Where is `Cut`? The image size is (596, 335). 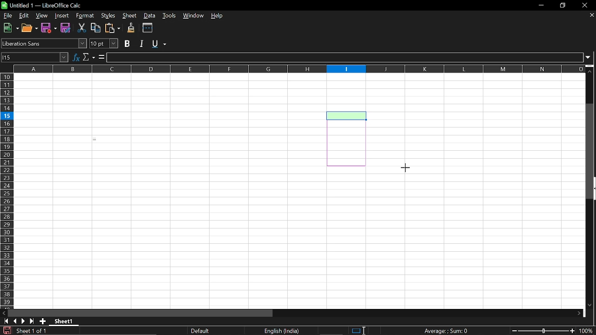
Cut is located at coordinates (82, 29).